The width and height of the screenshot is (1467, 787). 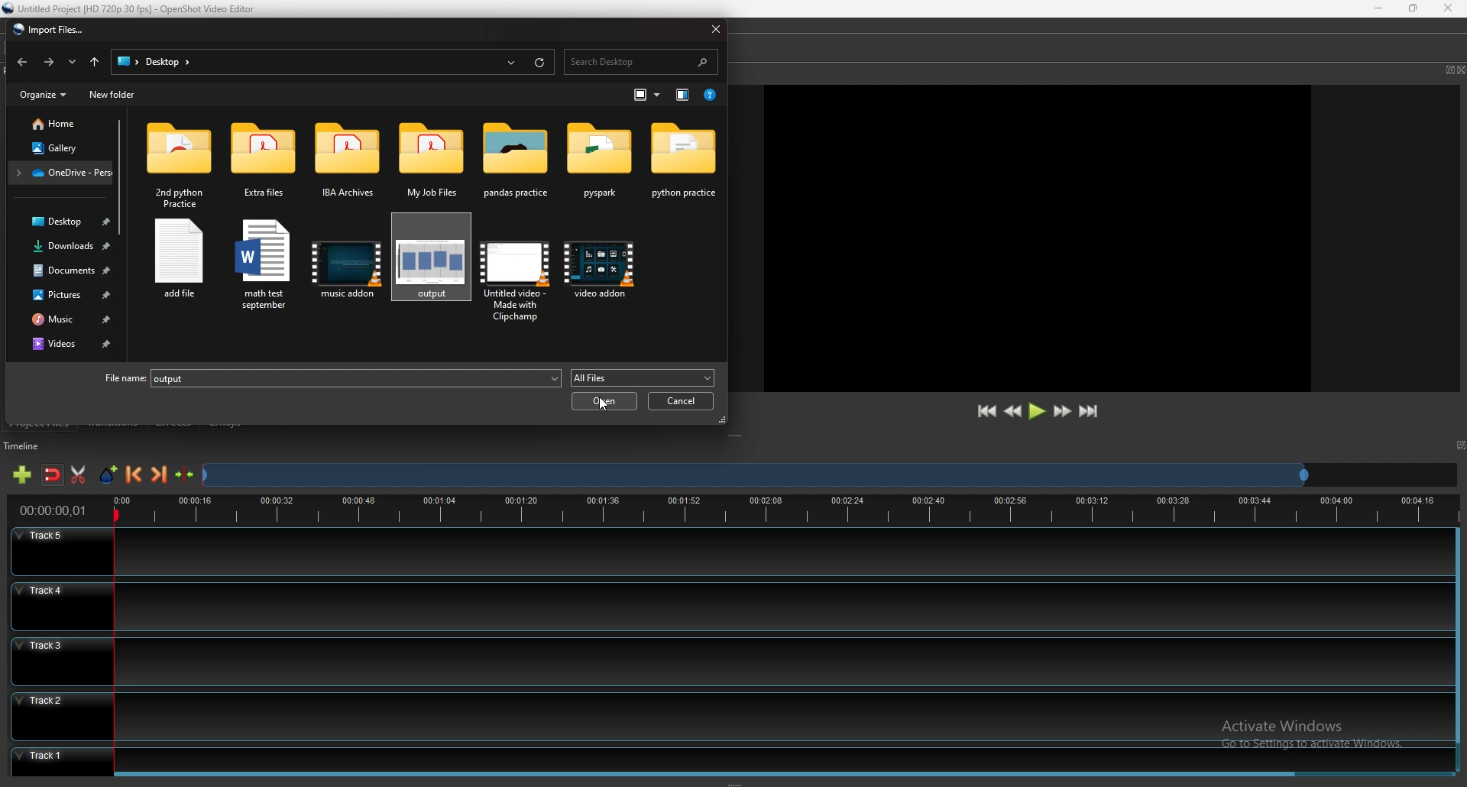 I want to click on jump to start, so click(x=986, y=411).